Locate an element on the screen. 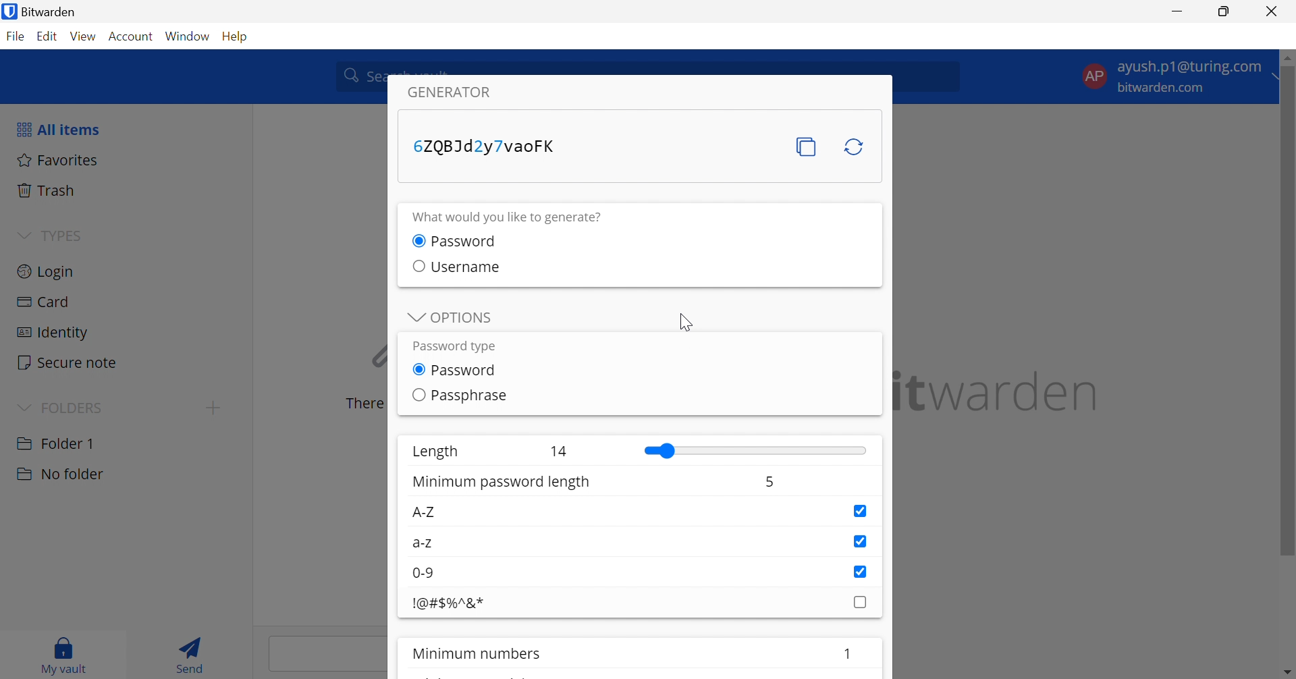  Length is located at coordinates (434, 452).